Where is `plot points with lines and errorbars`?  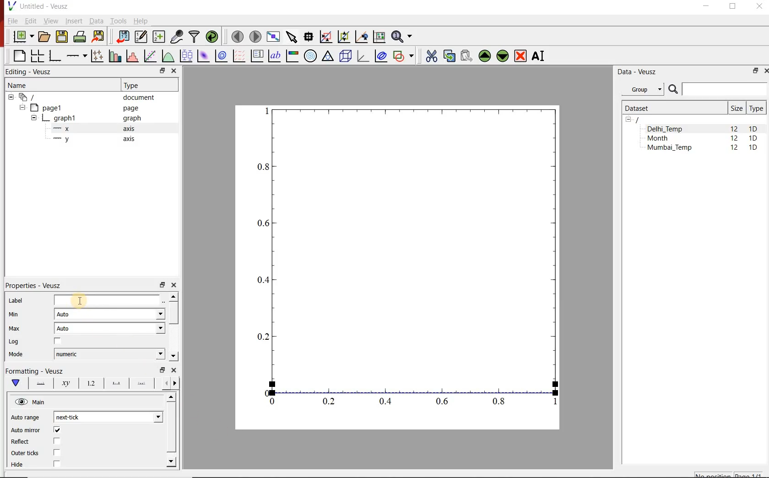 plot points with lines and errorbars is located at coordinates (96, 56).